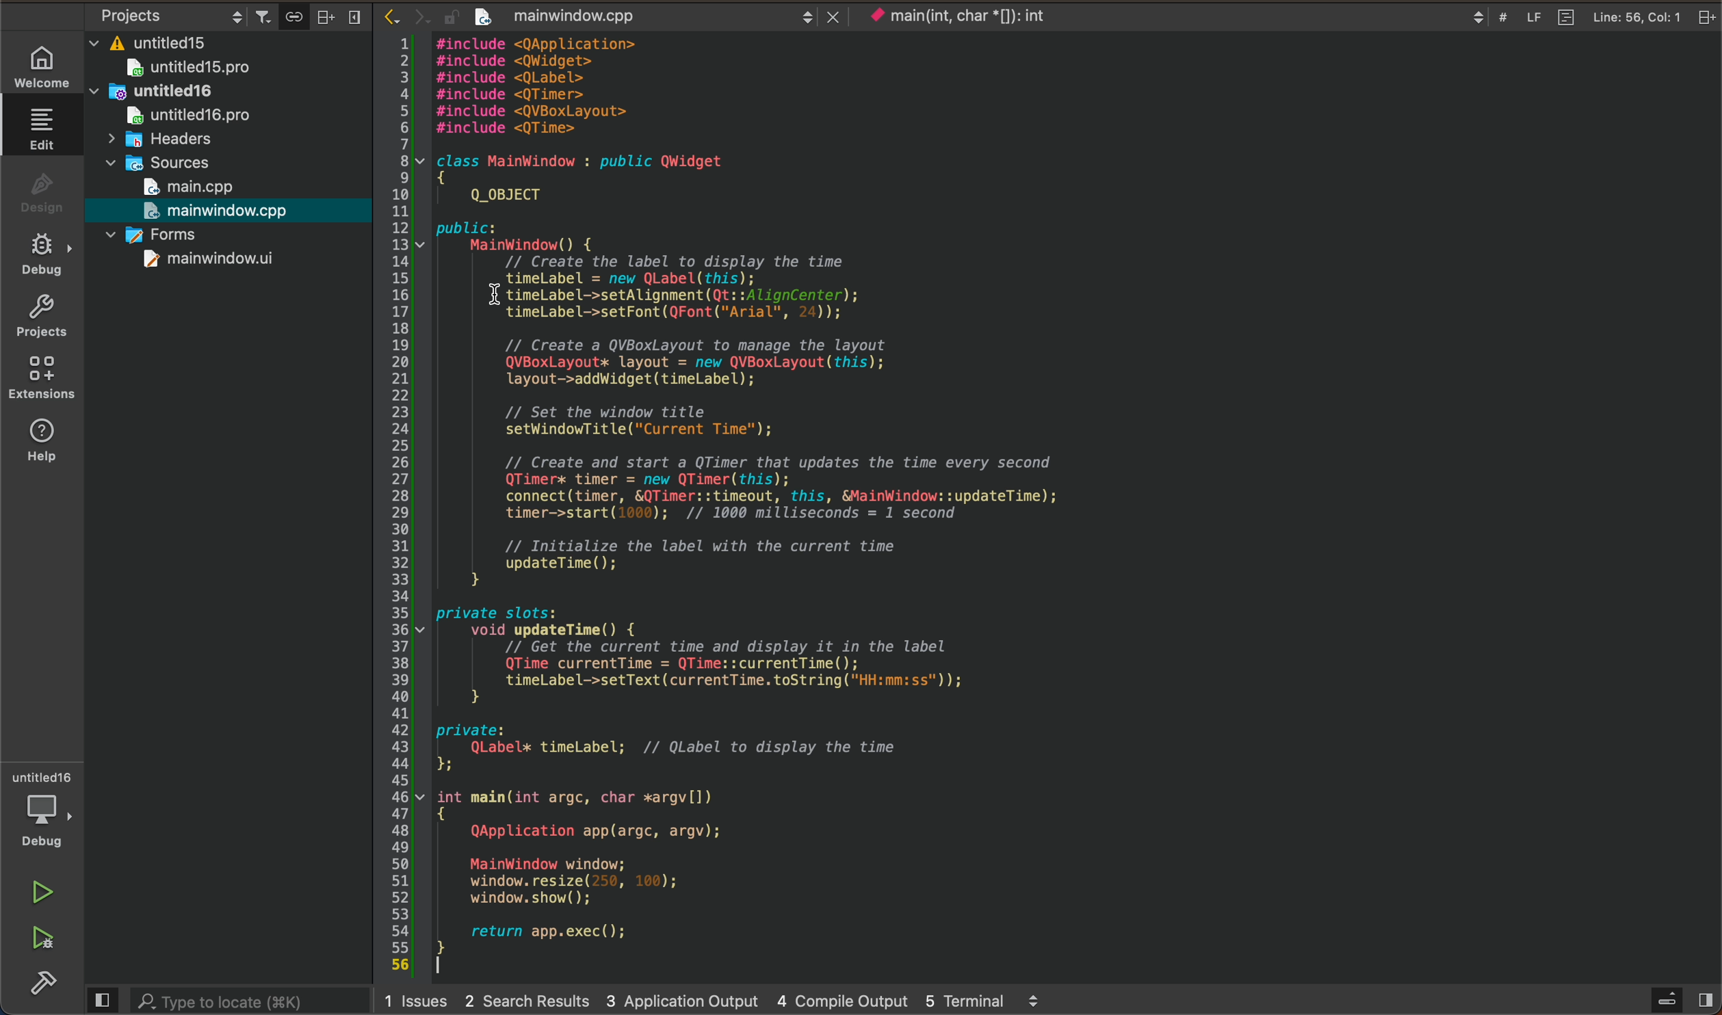 This screenshot has width=1722, height=1015. I want to click on forms, so click(222, 239).